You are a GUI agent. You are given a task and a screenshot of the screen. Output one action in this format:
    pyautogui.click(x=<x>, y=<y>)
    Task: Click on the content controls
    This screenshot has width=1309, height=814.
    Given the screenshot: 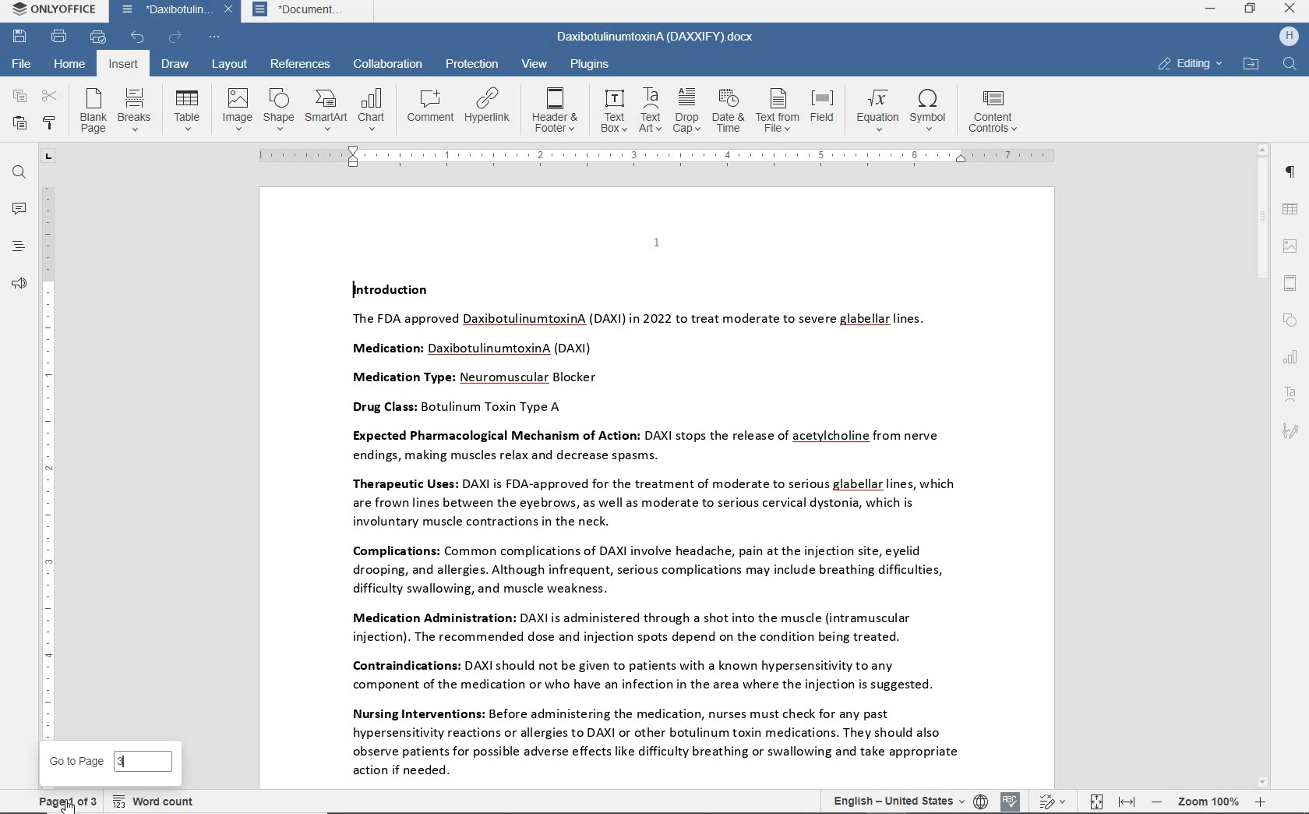 What is the action you would take?
    pyautogui.click(x=998, y=111)
    